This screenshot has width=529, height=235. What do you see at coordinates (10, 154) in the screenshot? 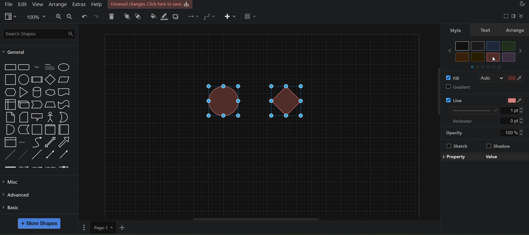
I see `Dashed Line` at bounding box center [10, 154].